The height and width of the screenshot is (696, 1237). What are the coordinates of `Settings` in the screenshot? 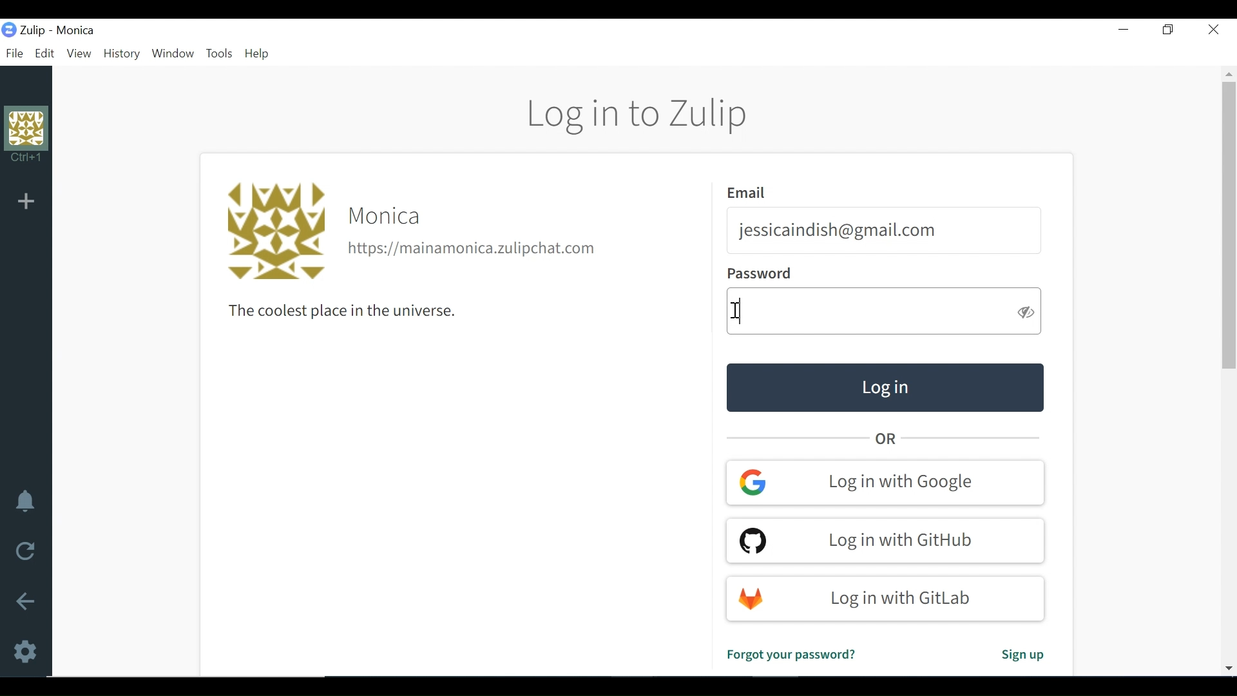 It's located at (24, 652).